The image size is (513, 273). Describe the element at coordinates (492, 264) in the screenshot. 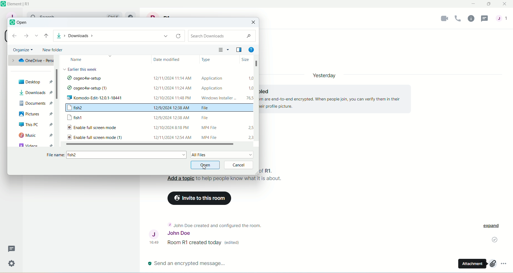

I see `attachment` at that location.